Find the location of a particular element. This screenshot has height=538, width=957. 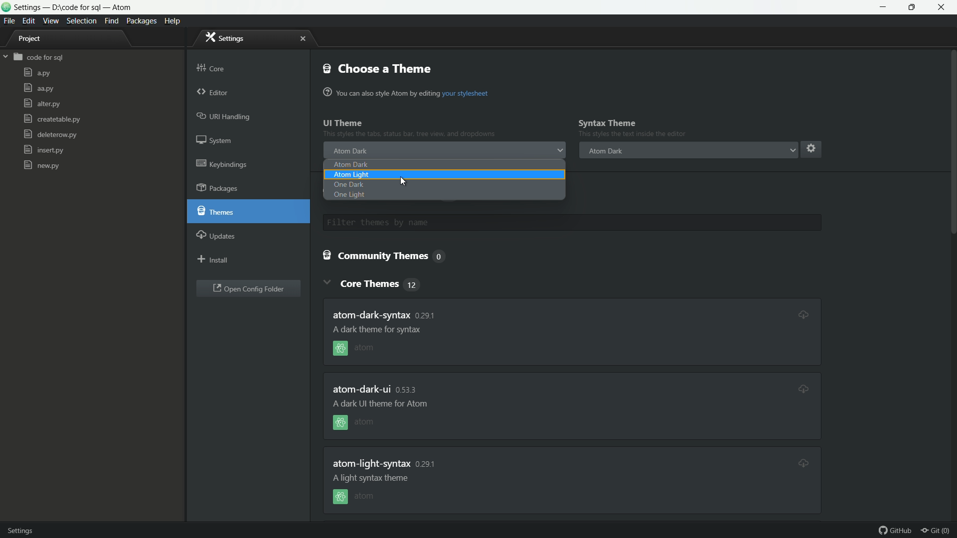

atom dark syntax is located at coordinates (388, 314).